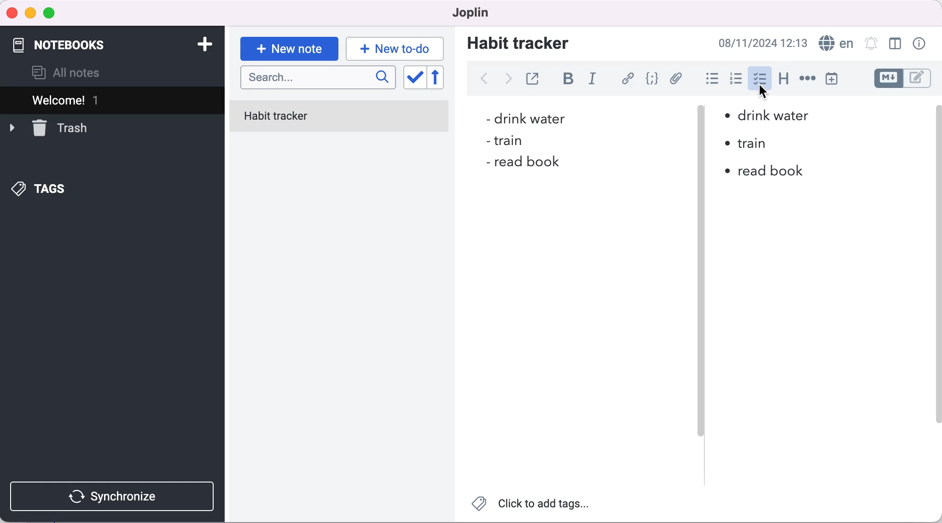  I want to click on all notes, so click(66, 73).